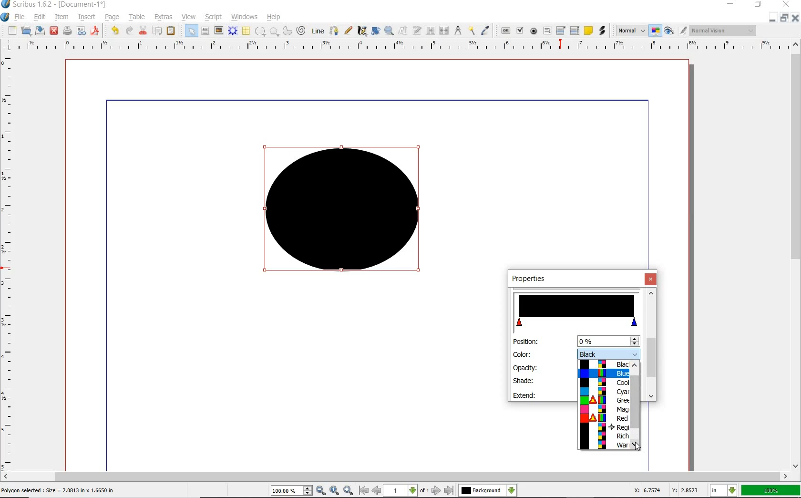 The width and height of the screenshot is (801, 498). What do you see at coordinates (682, 30) in the screenshot?
I see `EDIT IN PREVIEW MODE` at bounding box center [682, 30].